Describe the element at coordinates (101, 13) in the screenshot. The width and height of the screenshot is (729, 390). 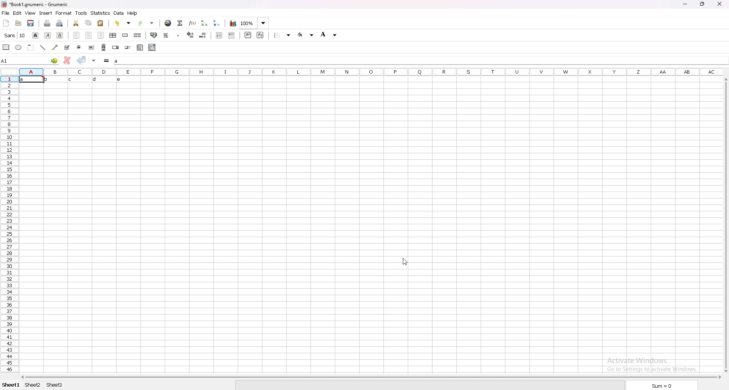
I see `statistics` at that location.